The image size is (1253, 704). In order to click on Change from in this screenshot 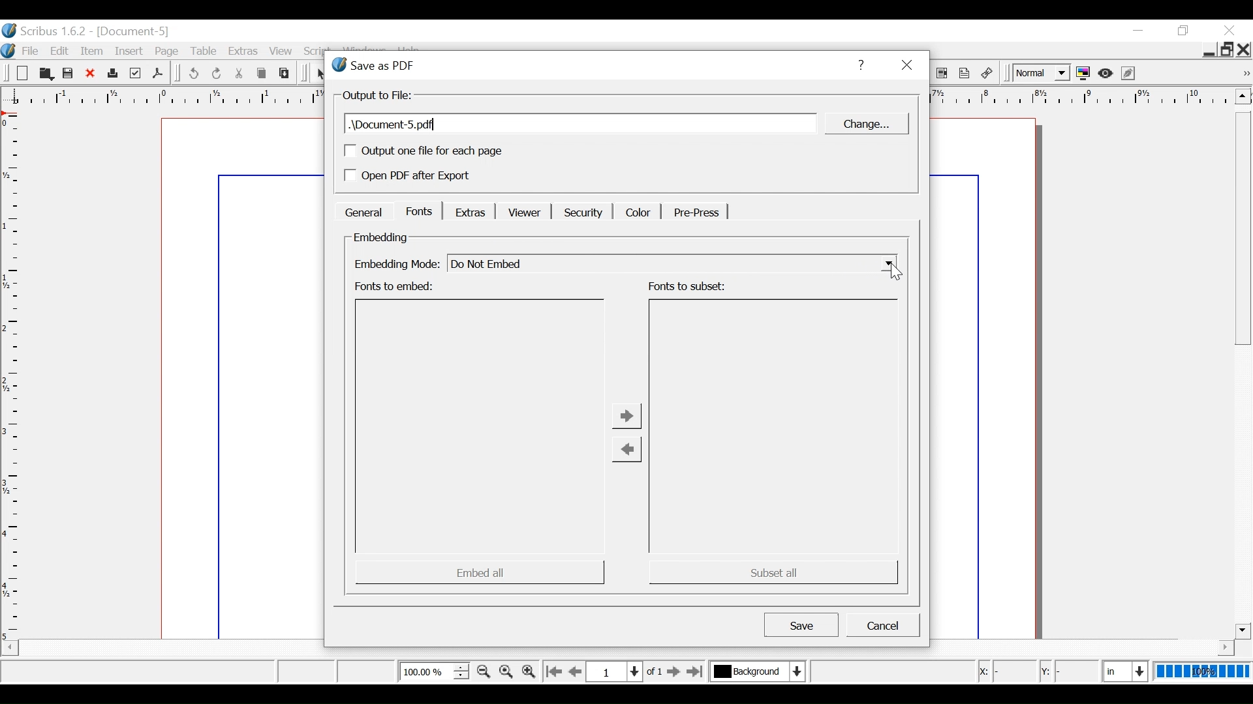, I will do `click(626, 449)`.